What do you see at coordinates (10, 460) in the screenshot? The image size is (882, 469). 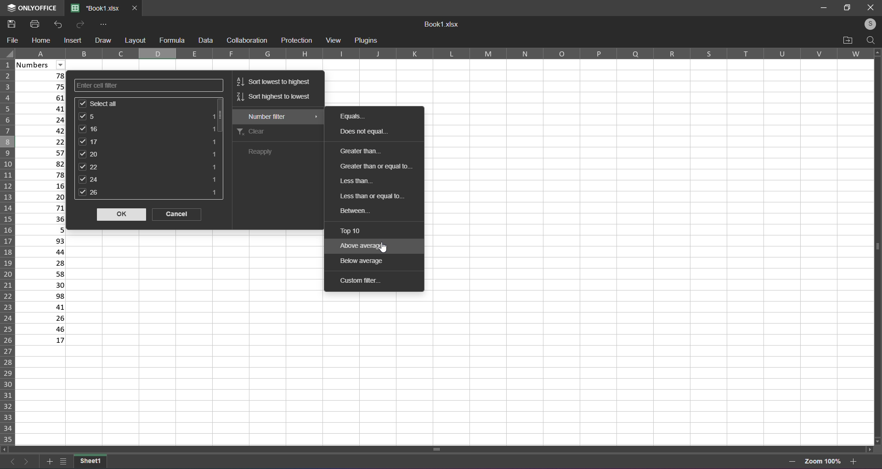 I see `previous` at bounding box center [10, 460].